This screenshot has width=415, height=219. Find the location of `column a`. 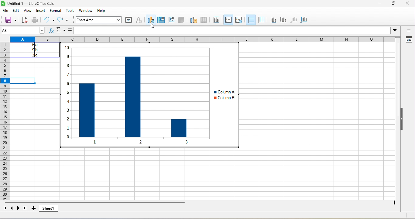

column a is located at coordinates (227, 92).